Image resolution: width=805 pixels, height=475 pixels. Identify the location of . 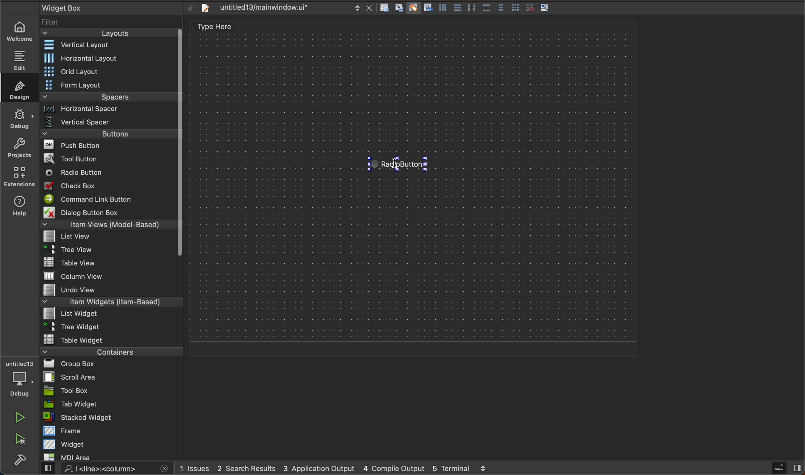
(110, 72).